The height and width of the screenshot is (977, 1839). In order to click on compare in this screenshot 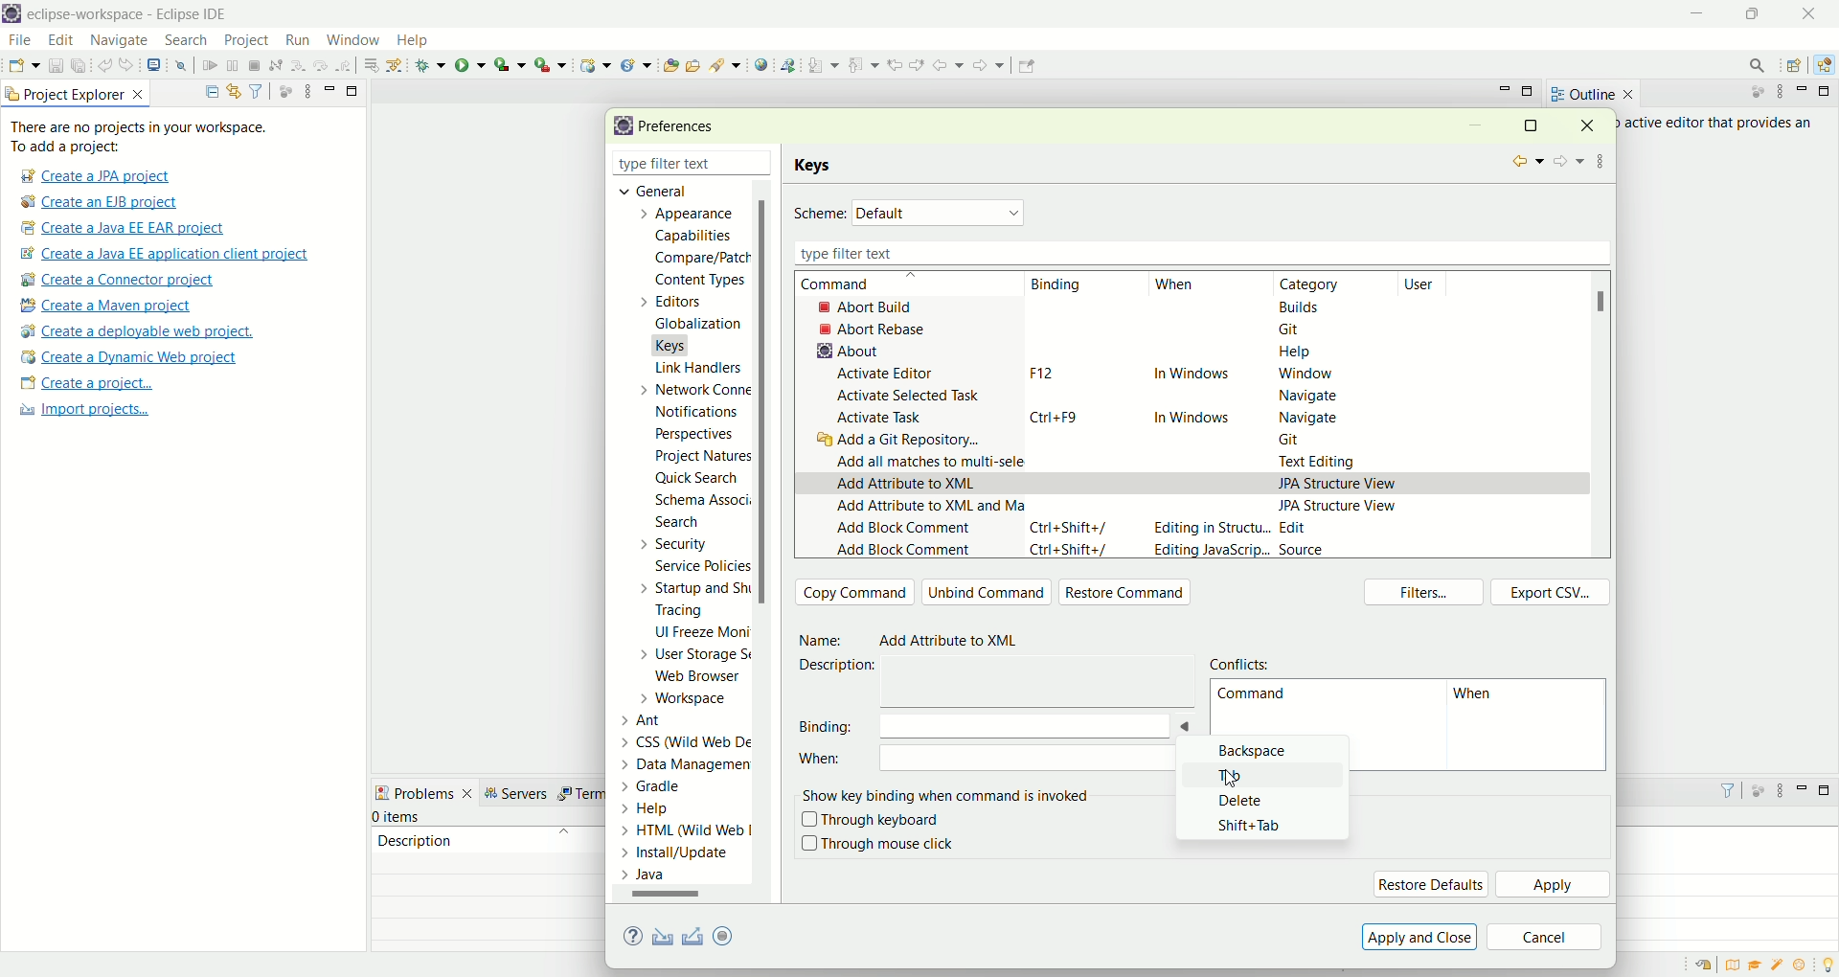, I will do `click(700, 257)`.